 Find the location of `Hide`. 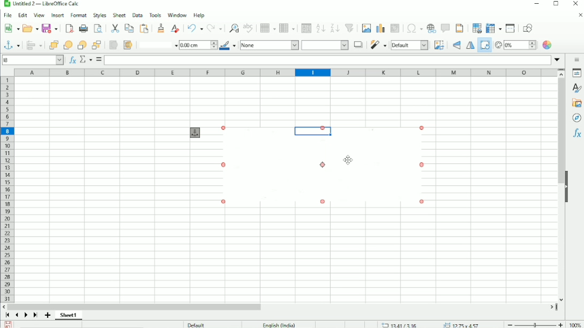

Hide is located at coordinates (567, 186).